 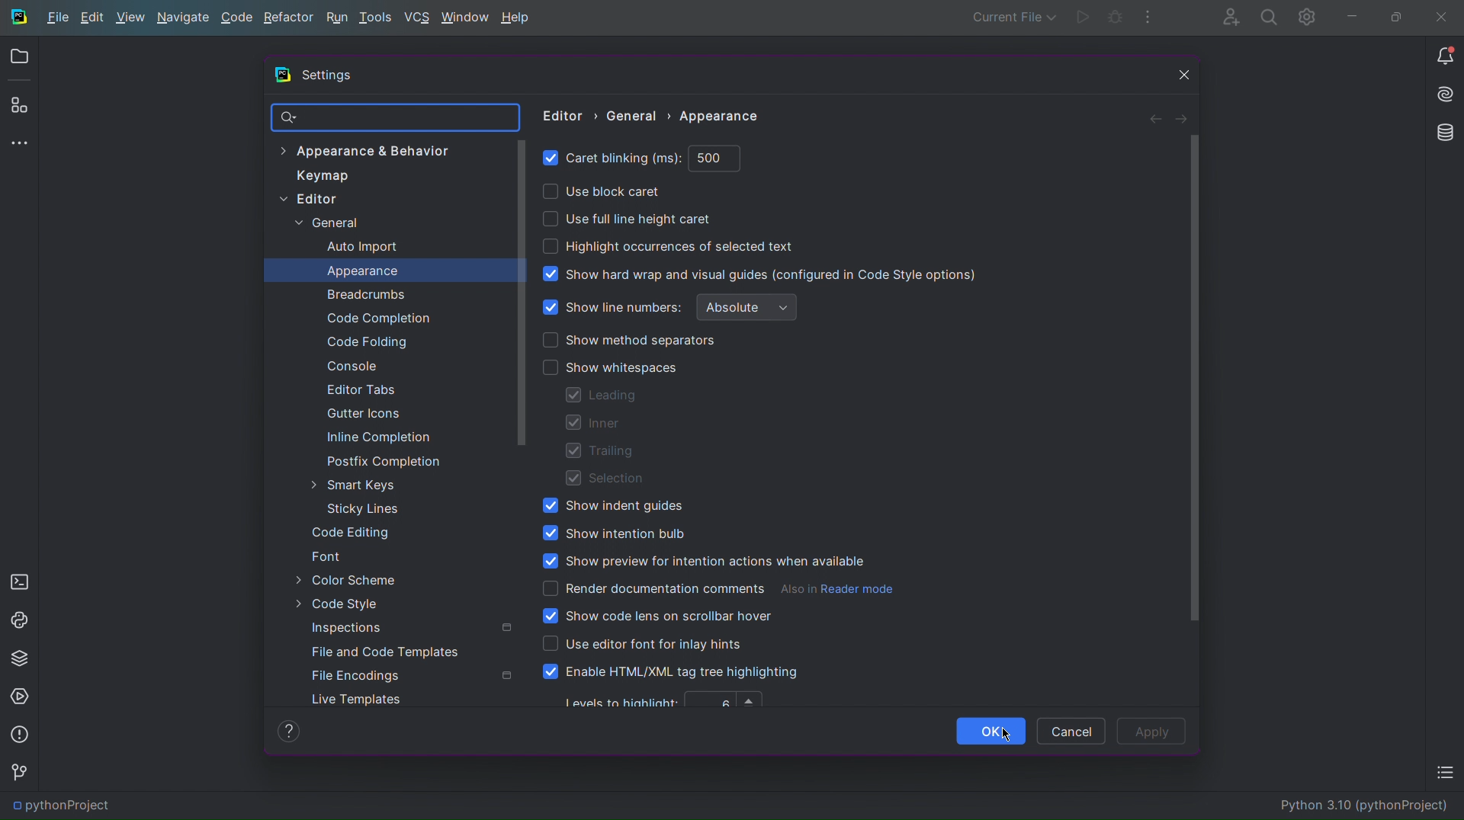 I want to click on Navigate, so click(x=186, y=17).